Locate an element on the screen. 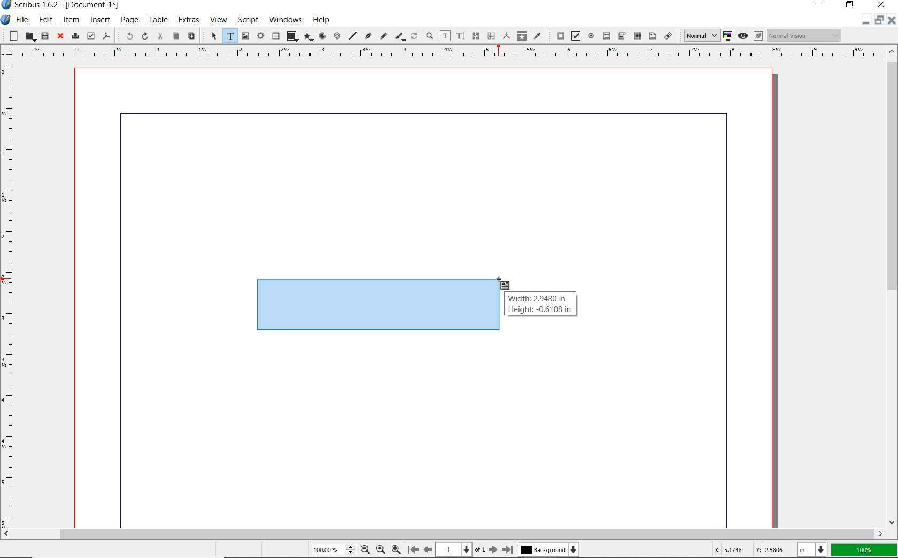 This screenshot has width=898, height=558. measurements is located at coordinates (506, 36).